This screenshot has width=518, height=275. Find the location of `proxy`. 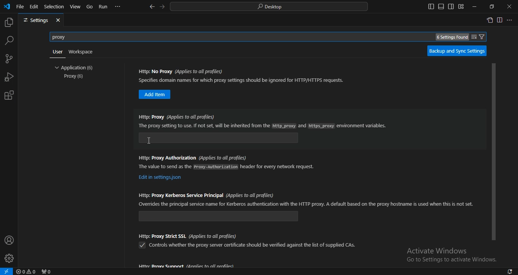

proxy is located at coordinates (64, 36).